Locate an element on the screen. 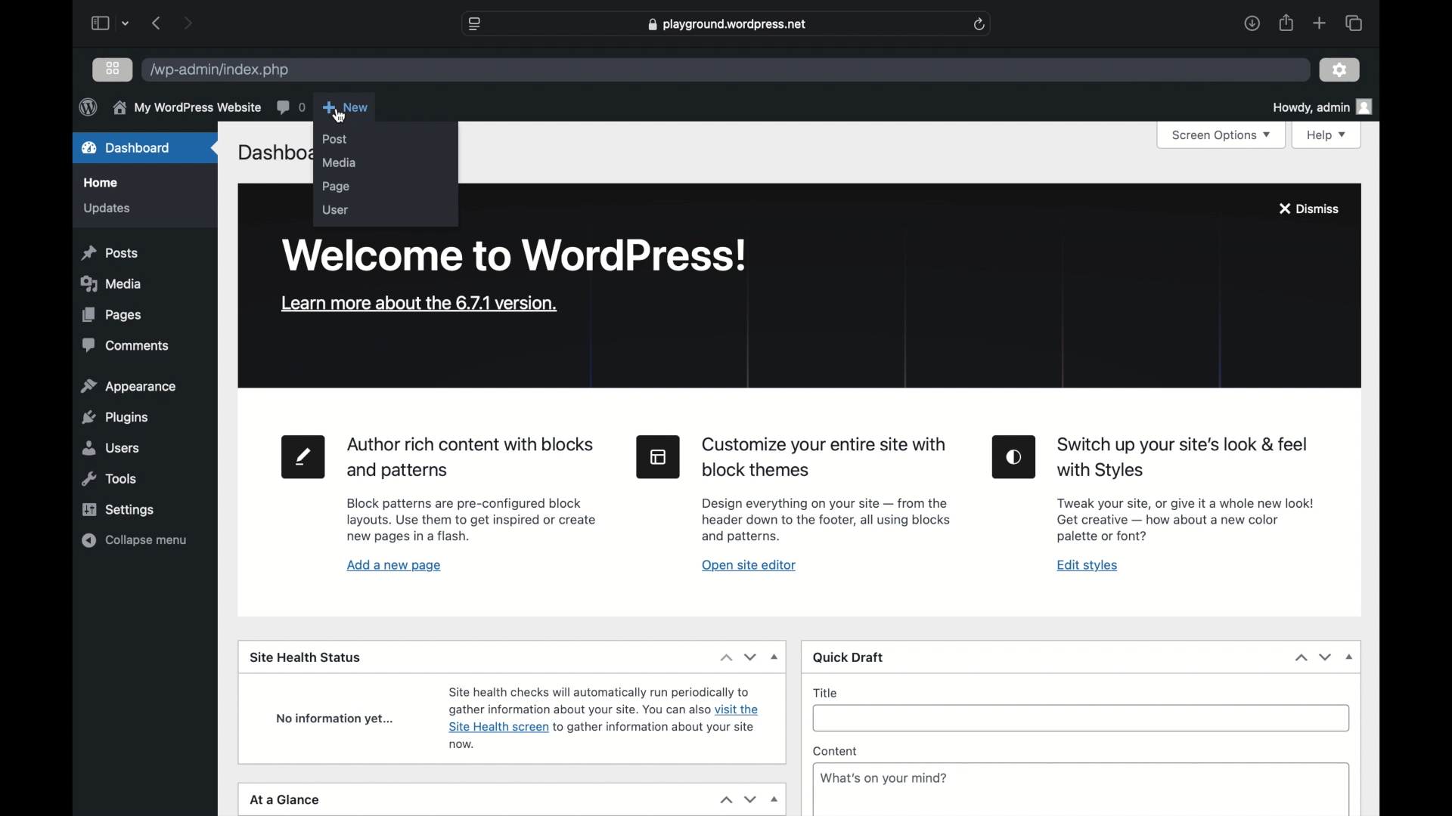 The height and width of the screenshot is (816, 1452). Welcome to wordpress is located at coordinates (517, 255).